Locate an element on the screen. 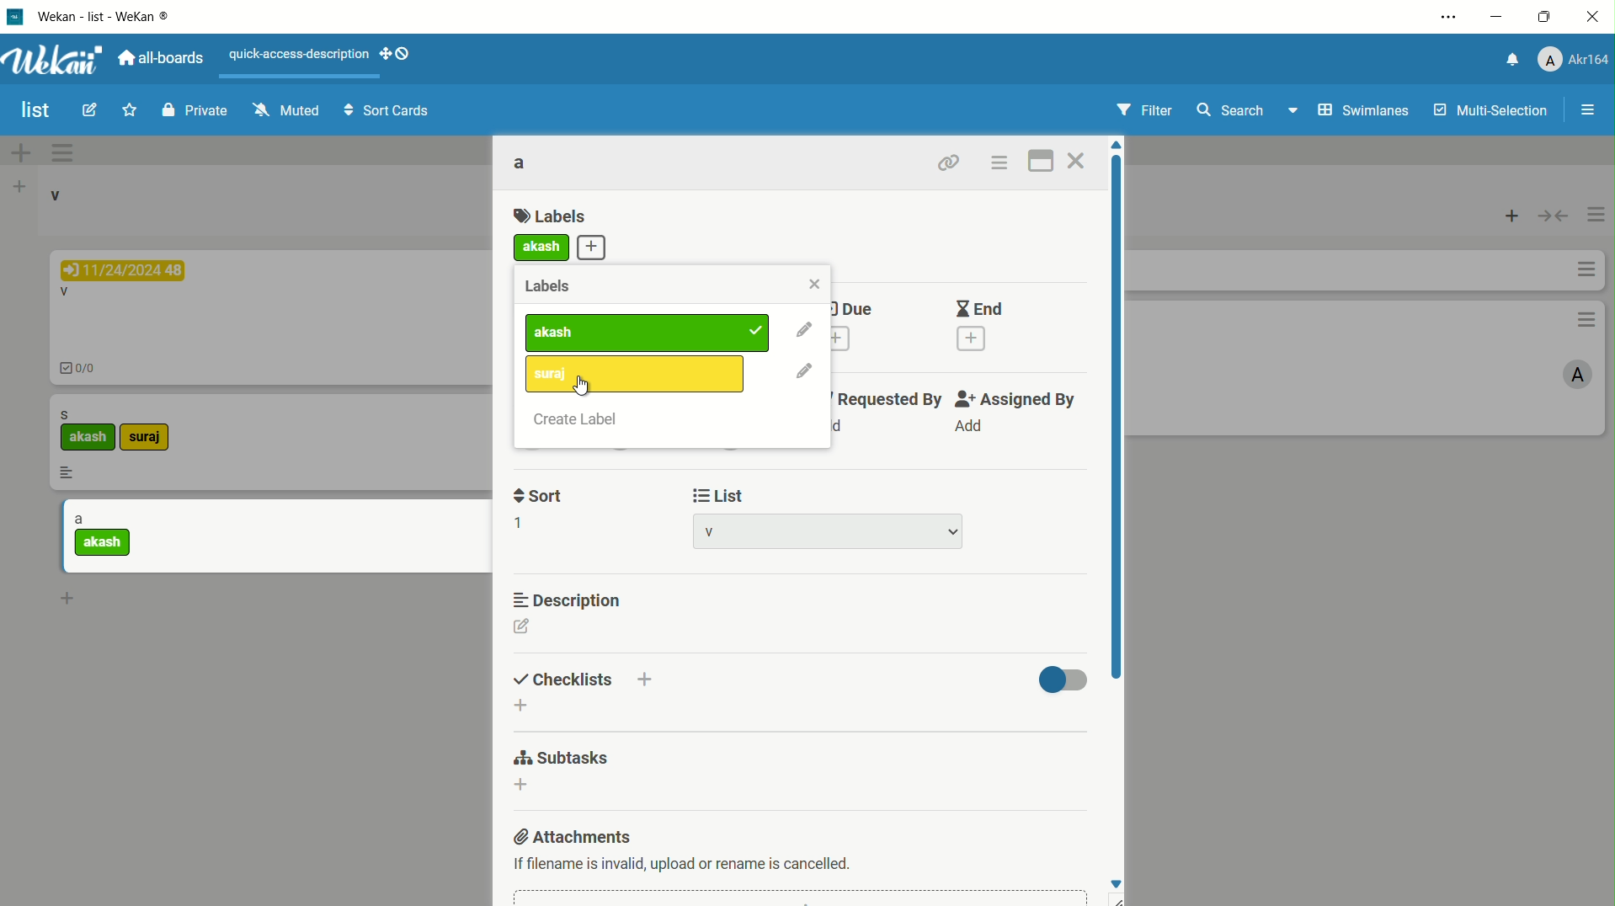 The width and height of the screenshot is (1615, 906). card actions is located at coordinates (999, 163).